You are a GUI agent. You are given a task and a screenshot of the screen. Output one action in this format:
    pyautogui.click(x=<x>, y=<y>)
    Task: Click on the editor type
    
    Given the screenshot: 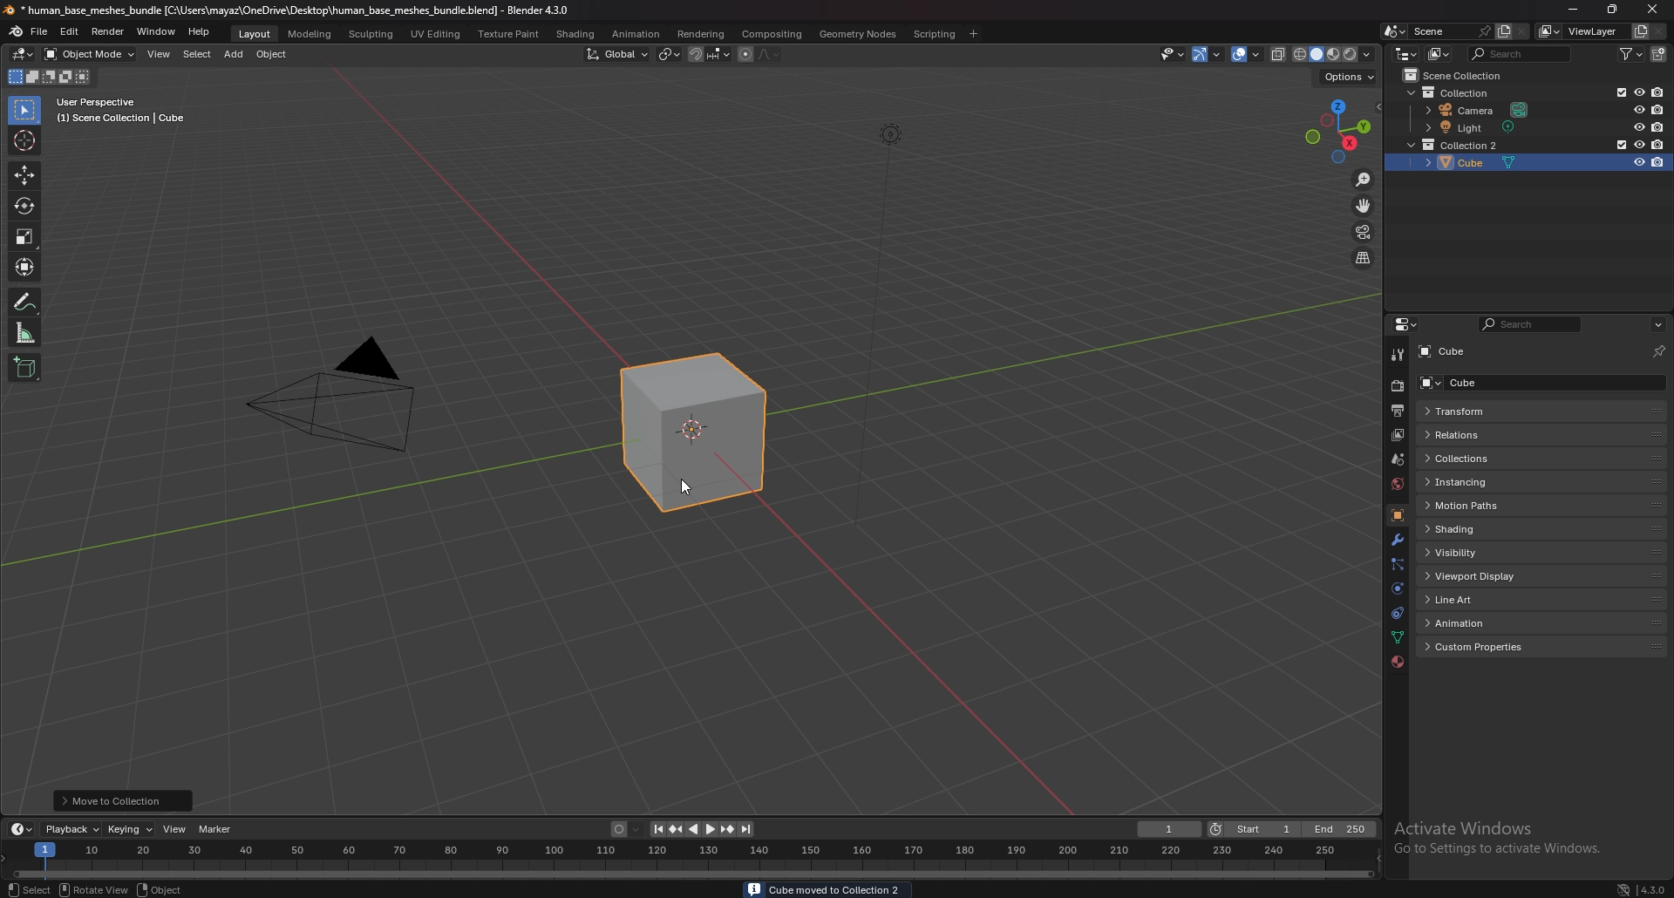 What is the action you would take?
    pyautogui.click(x=1408, y=324)
    